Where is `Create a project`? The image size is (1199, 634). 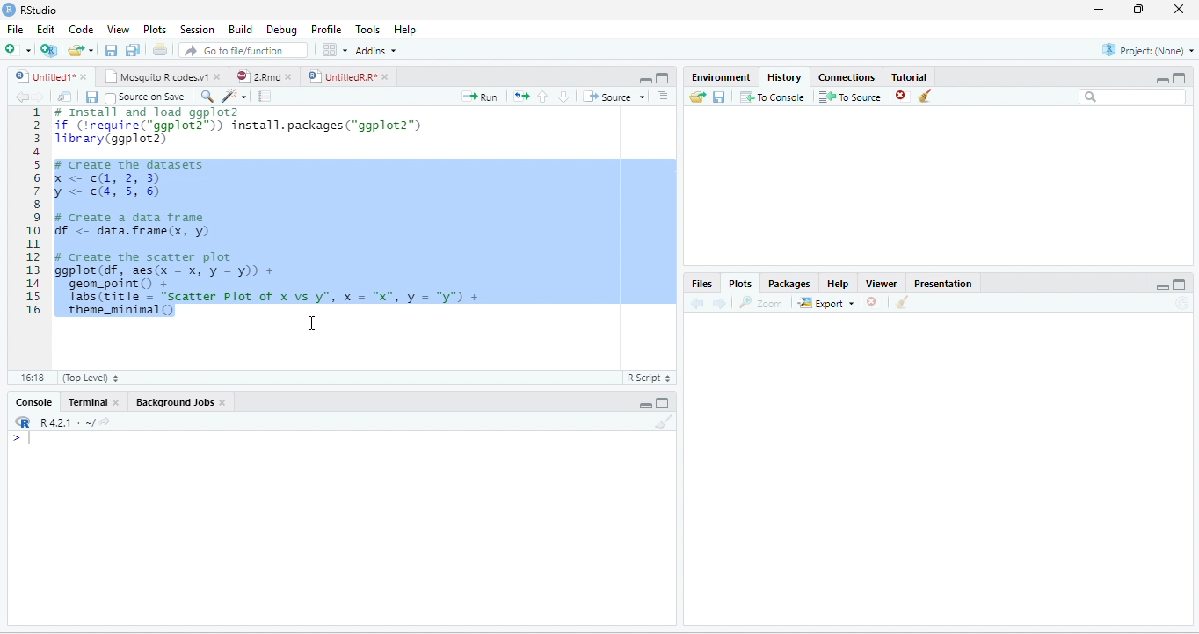
Create a project is located at coordinates (50, 48).